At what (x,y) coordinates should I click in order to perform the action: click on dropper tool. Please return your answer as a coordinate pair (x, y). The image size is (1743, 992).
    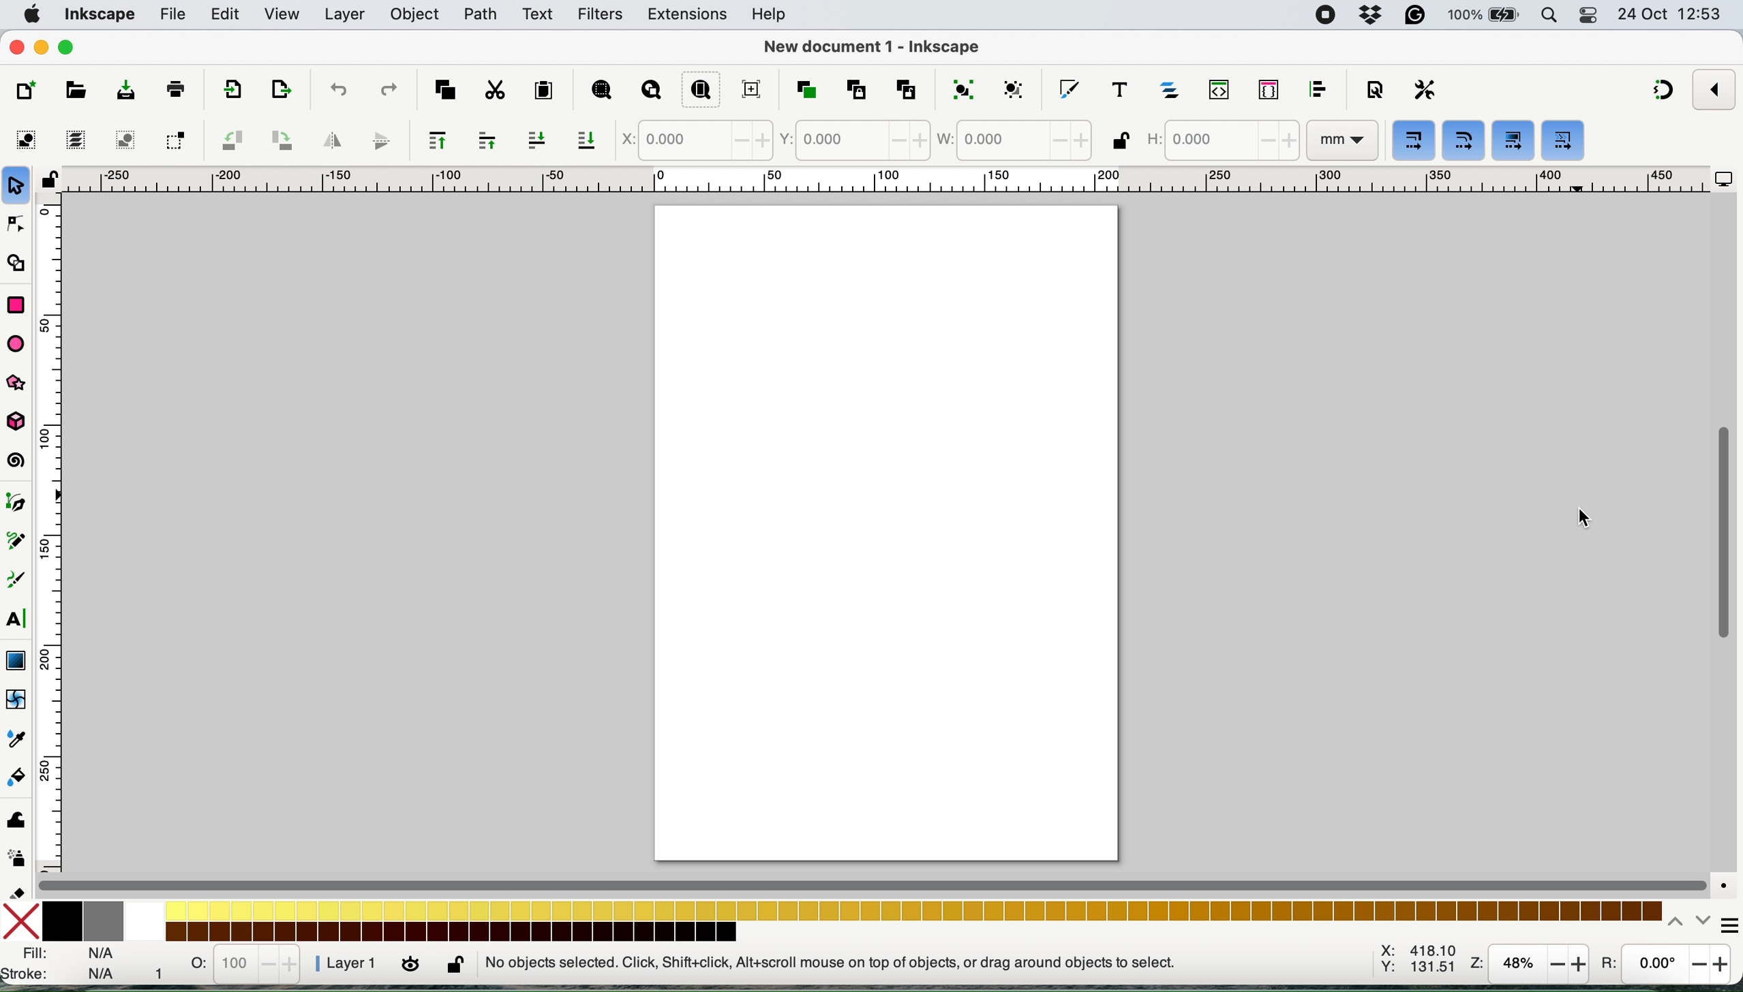
    Looking at the image, I should click on (17, 737).